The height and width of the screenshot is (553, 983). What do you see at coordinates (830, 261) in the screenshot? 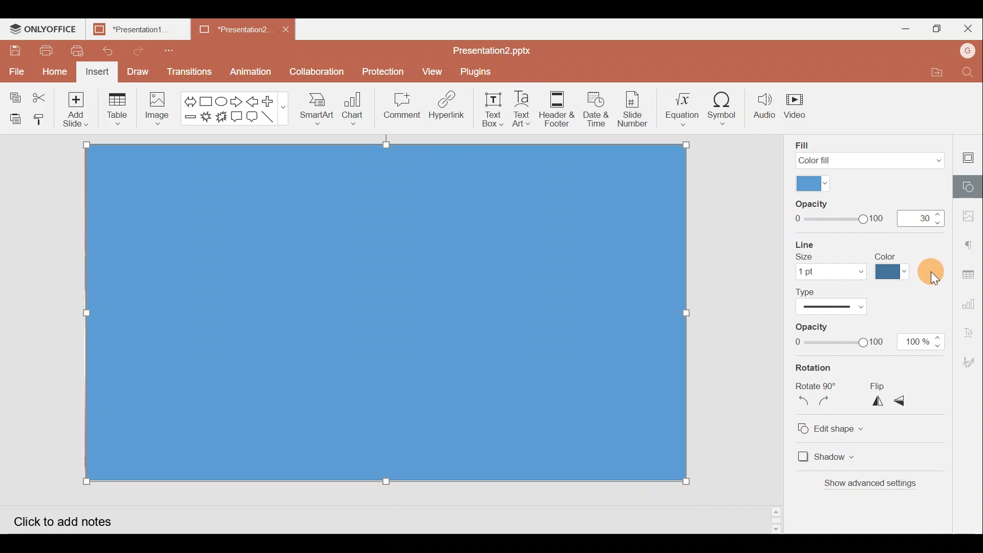
I see `Line size` at bounding box center [830, 261].